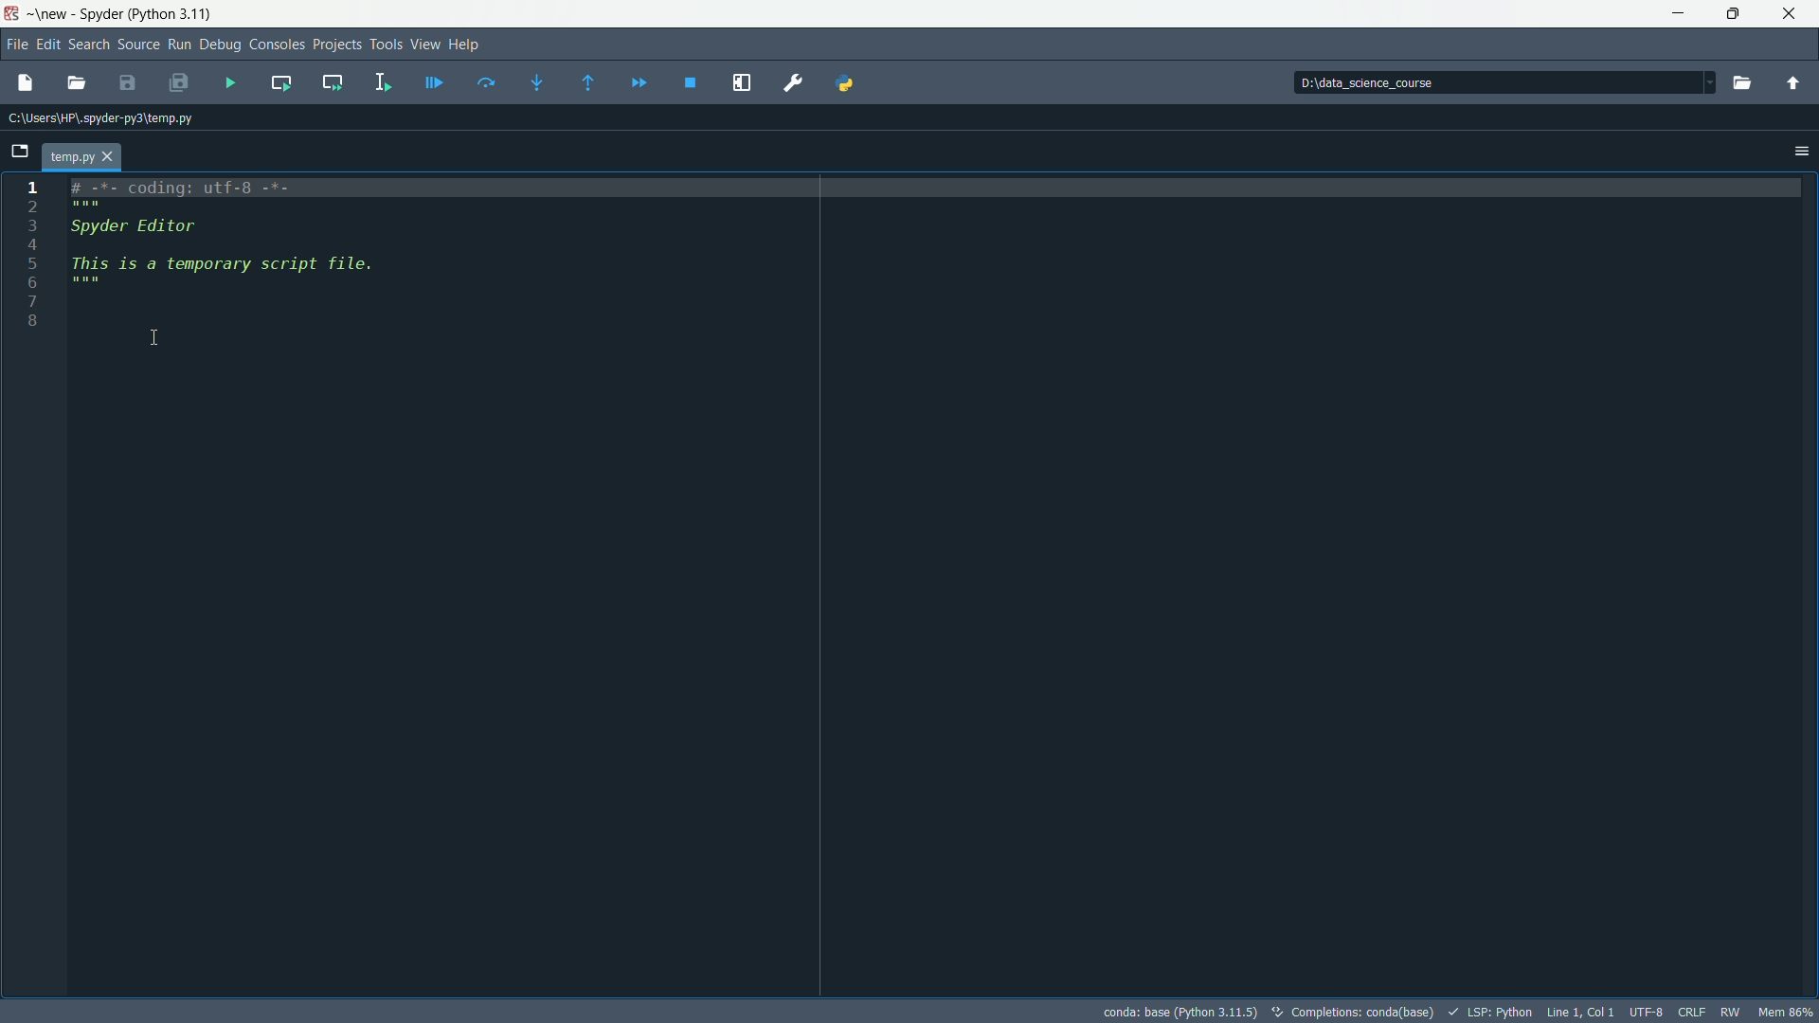 The width and height of the screenshot is (1819, 1023). What do you see at coordinates (1579, 1012) in the screenshot?
I see `cursor position` at bounding box center [1579, 1012].